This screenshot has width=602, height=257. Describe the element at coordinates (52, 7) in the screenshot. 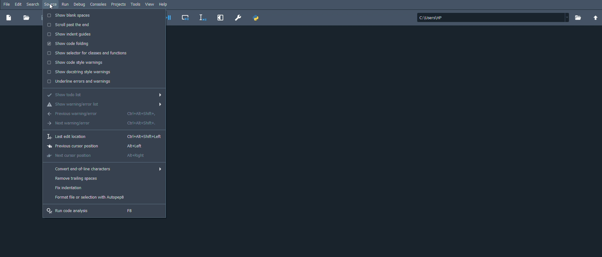

I see `cursor` at that location.